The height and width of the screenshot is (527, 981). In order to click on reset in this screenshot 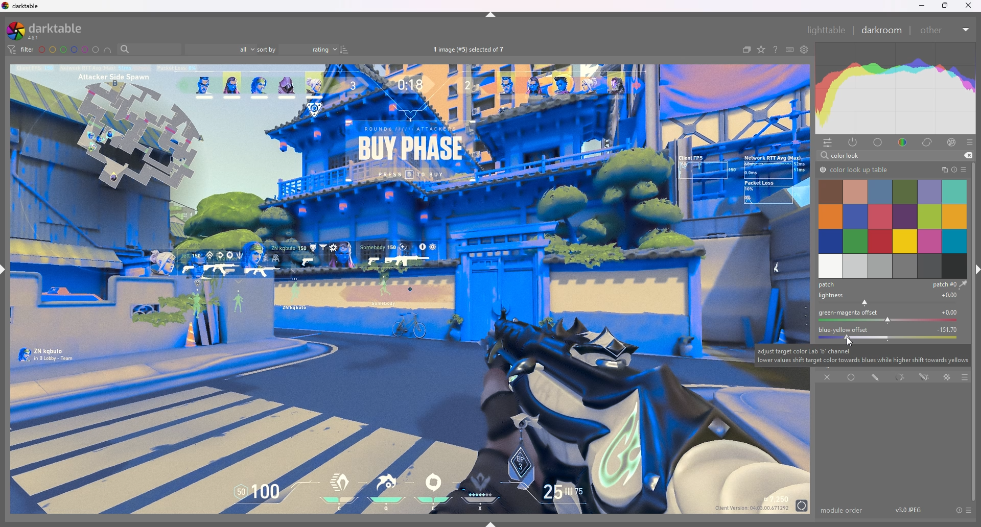, I will do `click(954, 170)`.